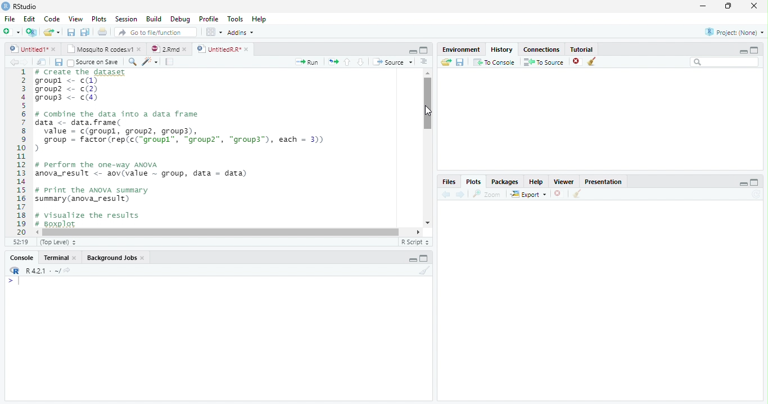 This screenshot has width=768, height=404. What do you see at coordinates (103, 32) in the screenshot?
I see `Print  the current file` at bounding box center [103, 32].